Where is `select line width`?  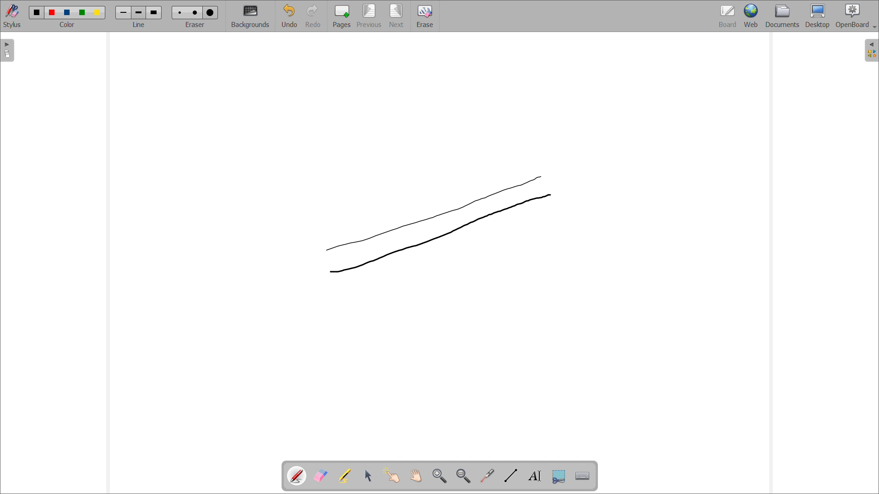 select line width is located at coordinates (139, 25).